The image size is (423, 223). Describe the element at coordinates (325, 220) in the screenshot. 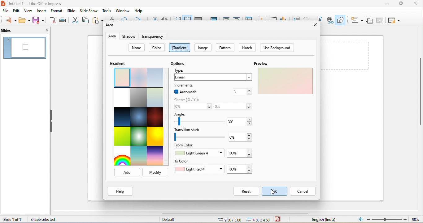

I see `english` at that location.